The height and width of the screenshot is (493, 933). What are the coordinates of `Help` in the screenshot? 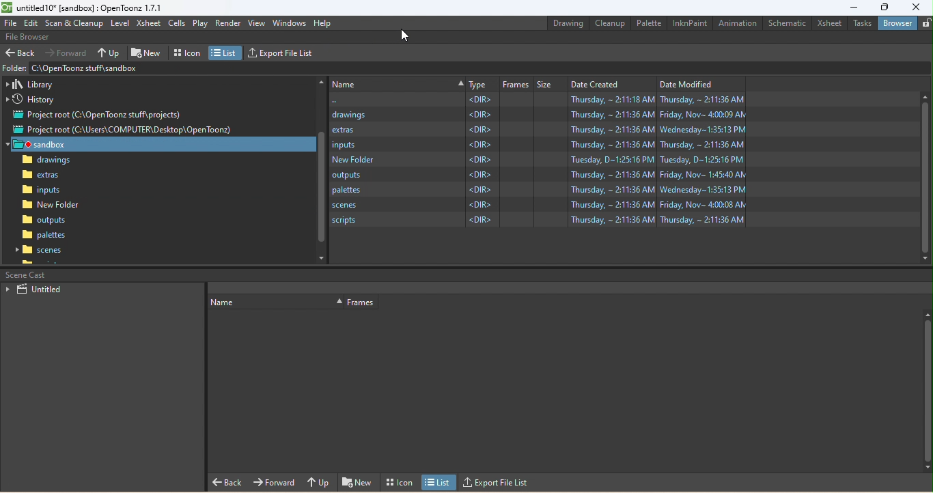 It's located at (323, 23).